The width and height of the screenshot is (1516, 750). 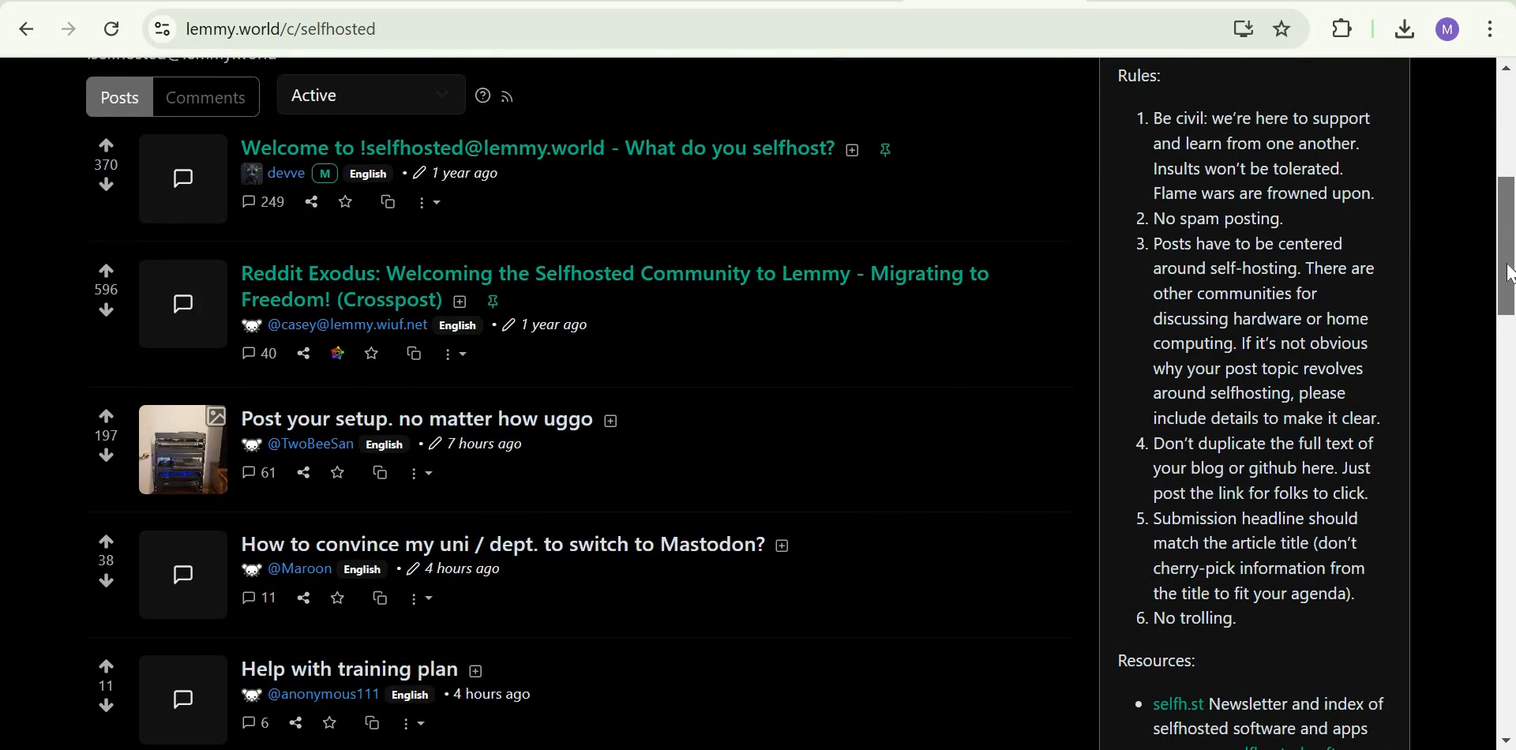 What do you see at coordinates (1244, 27) in the screenshot?
I see `Download Lemmy.World` at bounding box center [1244, 27].